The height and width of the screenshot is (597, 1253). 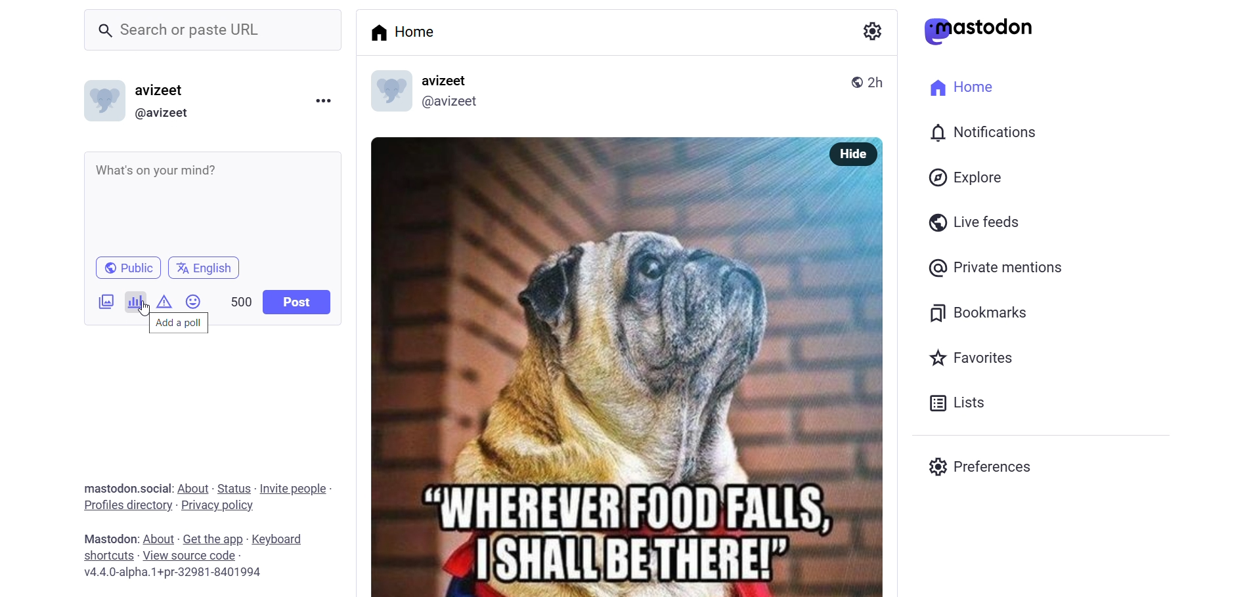 I want to click on private mention, so click(x=997, y=267).